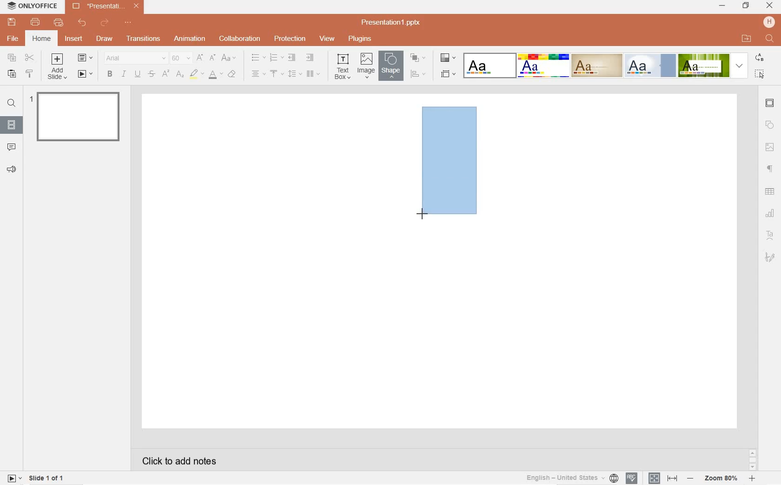 Image resolution: width=781 pixels, height=485 pixels. I want to click on OPEN FILE LOCATION, so click(747, 39).